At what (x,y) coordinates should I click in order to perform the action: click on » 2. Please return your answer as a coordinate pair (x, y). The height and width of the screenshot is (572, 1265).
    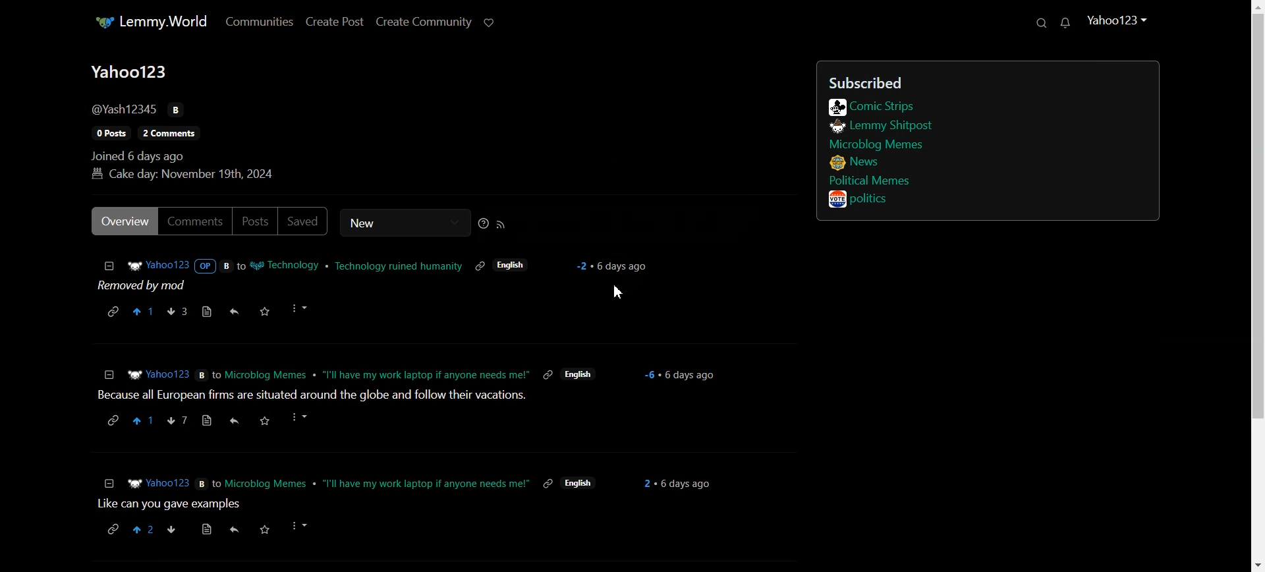
    Looking at the image, I should click on (140, 529).